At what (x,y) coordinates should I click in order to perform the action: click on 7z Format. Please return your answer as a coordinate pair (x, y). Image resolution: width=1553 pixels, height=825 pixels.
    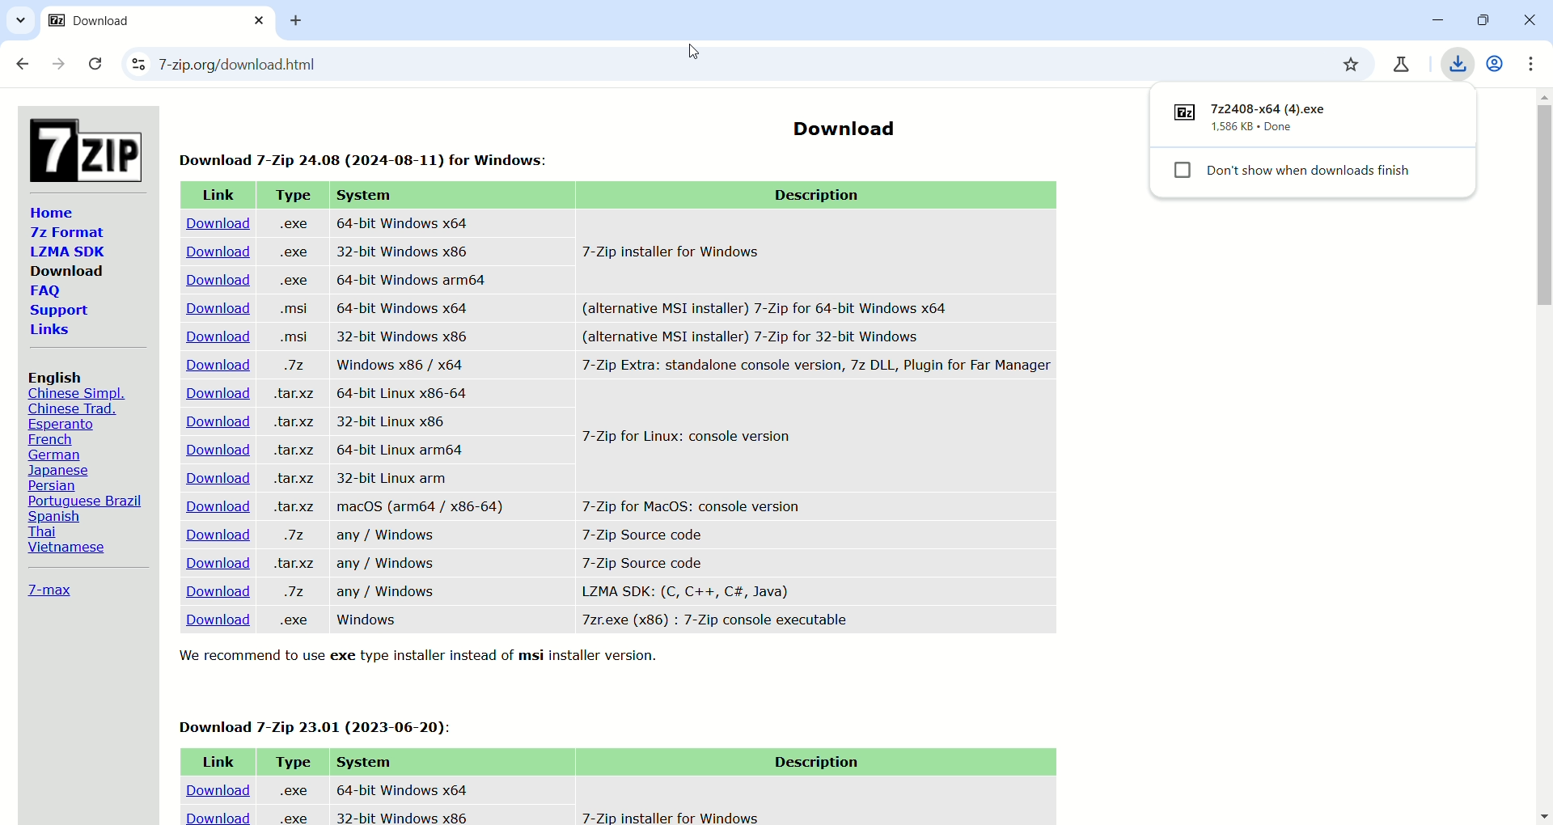
    Looking at the image, I should click on (63, 234).